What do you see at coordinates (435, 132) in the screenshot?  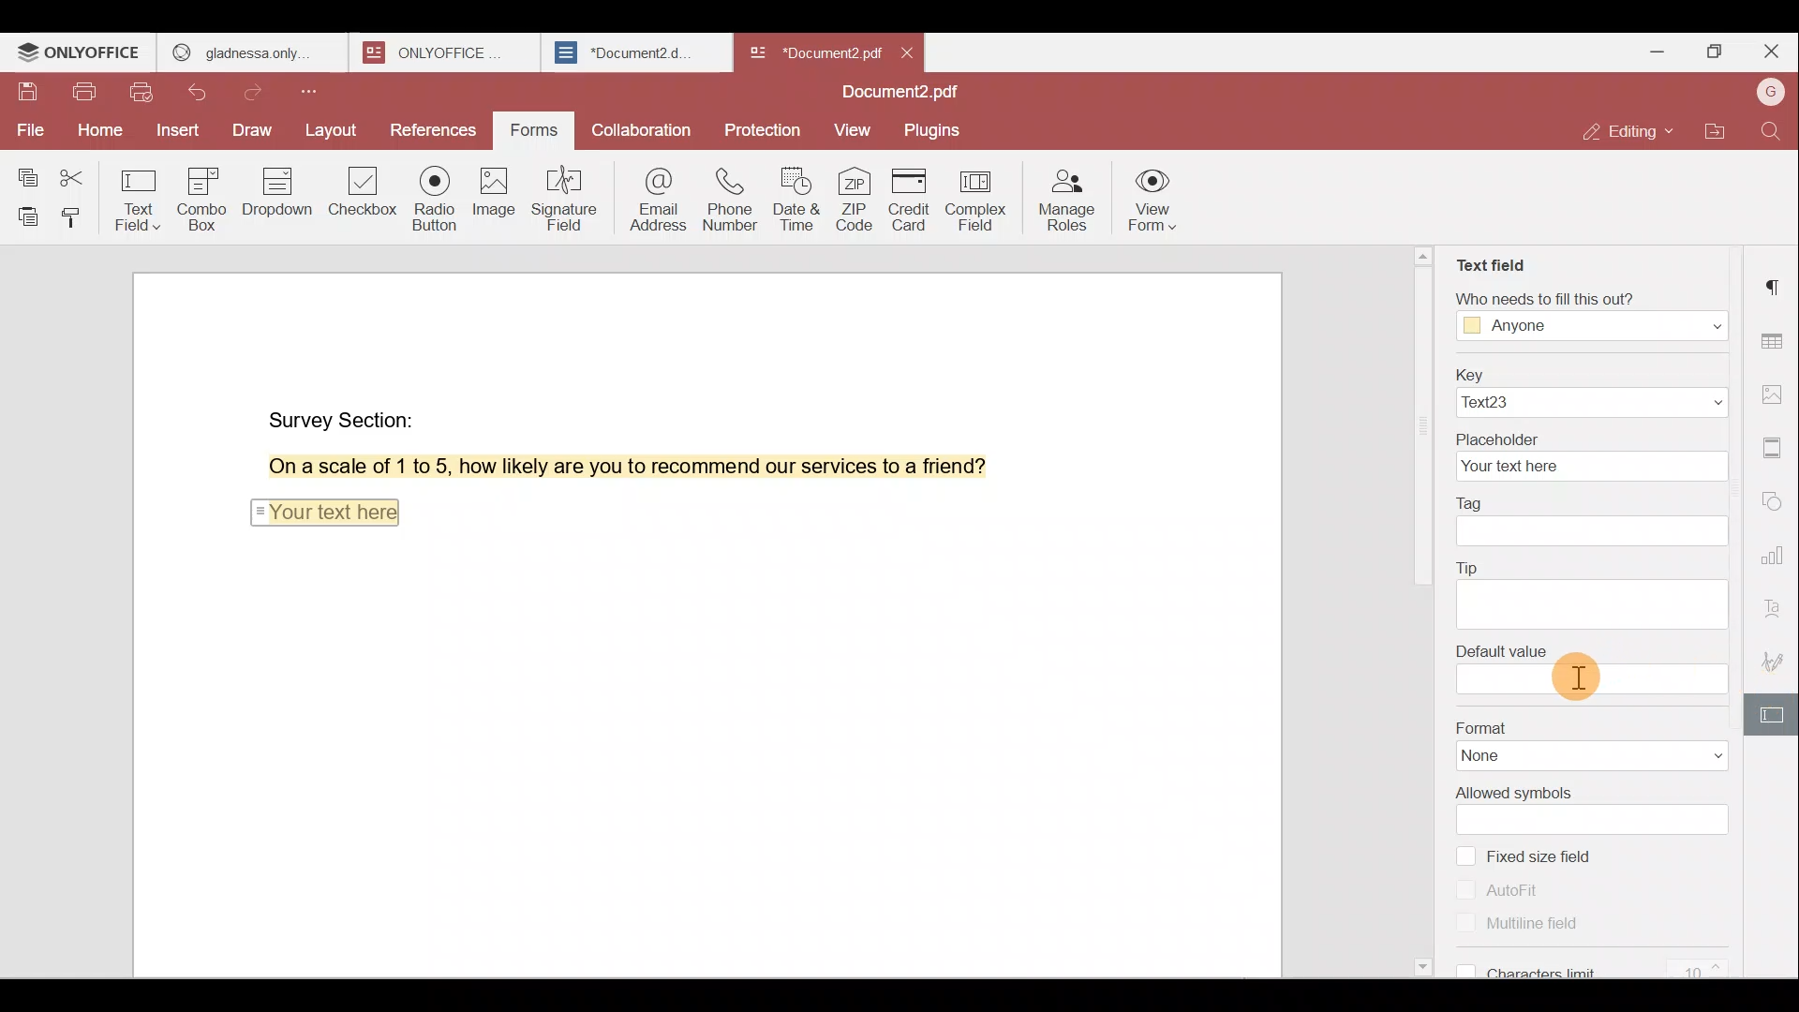 I see `References` at bounding box center [435, 132].